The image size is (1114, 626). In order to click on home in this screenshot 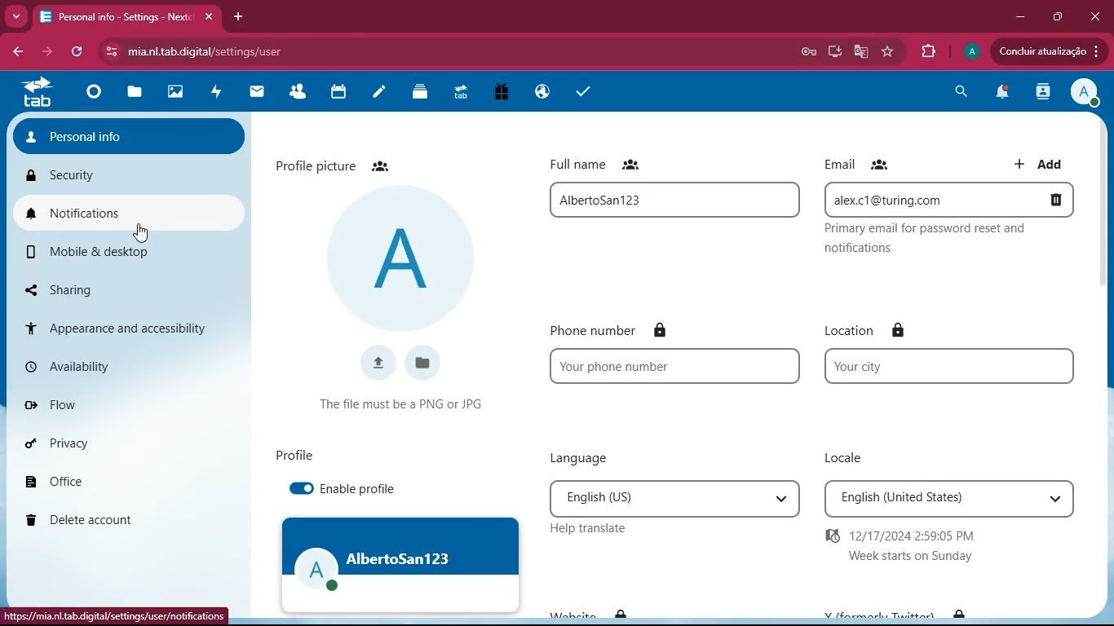, I will do `click(90, 95)`.